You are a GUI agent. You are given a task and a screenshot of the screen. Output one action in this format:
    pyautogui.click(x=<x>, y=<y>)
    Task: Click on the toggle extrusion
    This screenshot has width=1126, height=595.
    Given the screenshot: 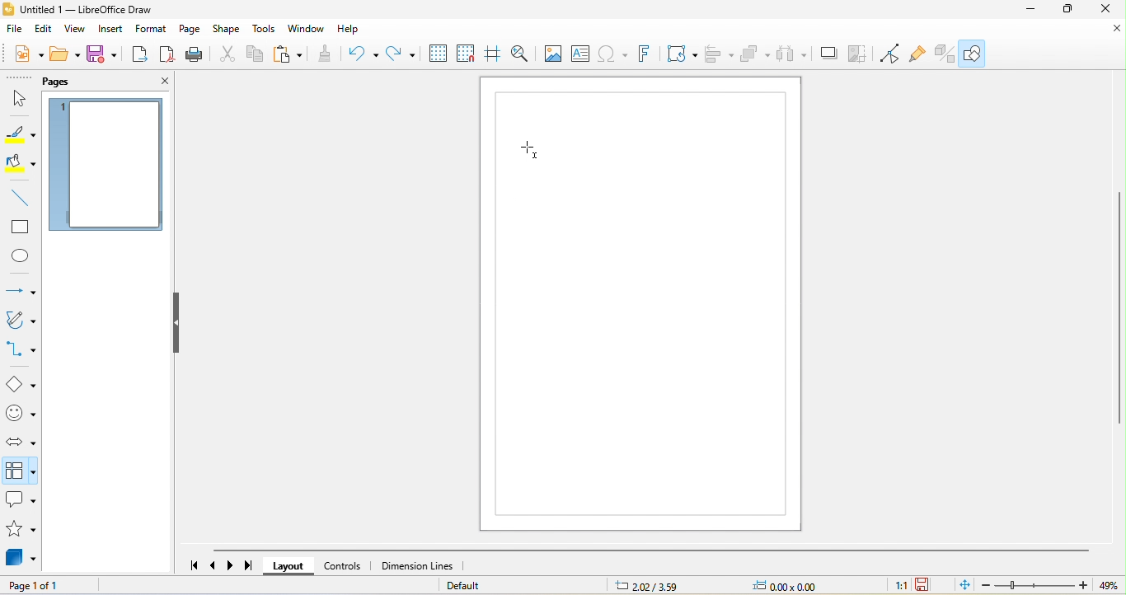 What is the action you would take?
    pyautogui.click(x=946, y=54)
    